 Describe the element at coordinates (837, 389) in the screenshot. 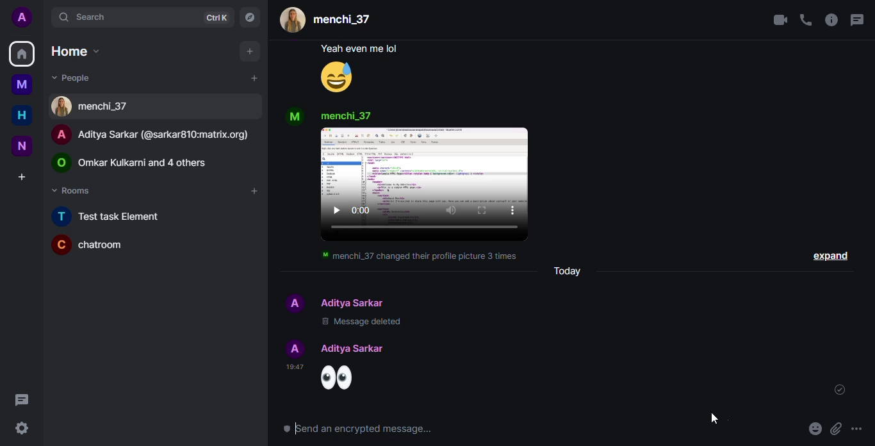

I see `verify` at that location.